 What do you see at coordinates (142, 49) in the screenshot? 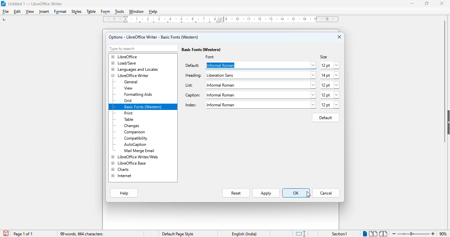
I see `type to search` at bounding box center [142, 49].